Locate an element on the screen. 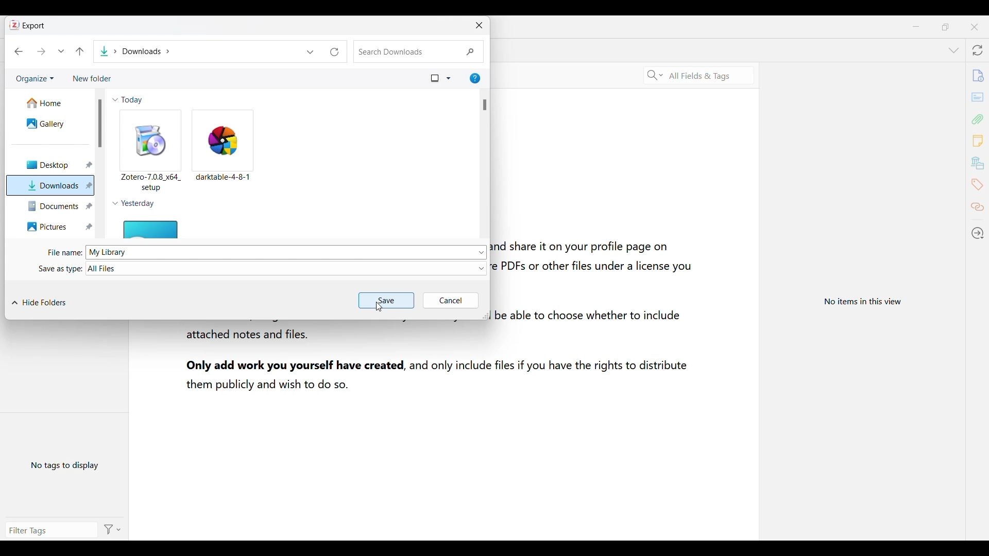 Image resolution: width=989 pixels, height=556 pixels. Info is located at coordinates (978, 75).